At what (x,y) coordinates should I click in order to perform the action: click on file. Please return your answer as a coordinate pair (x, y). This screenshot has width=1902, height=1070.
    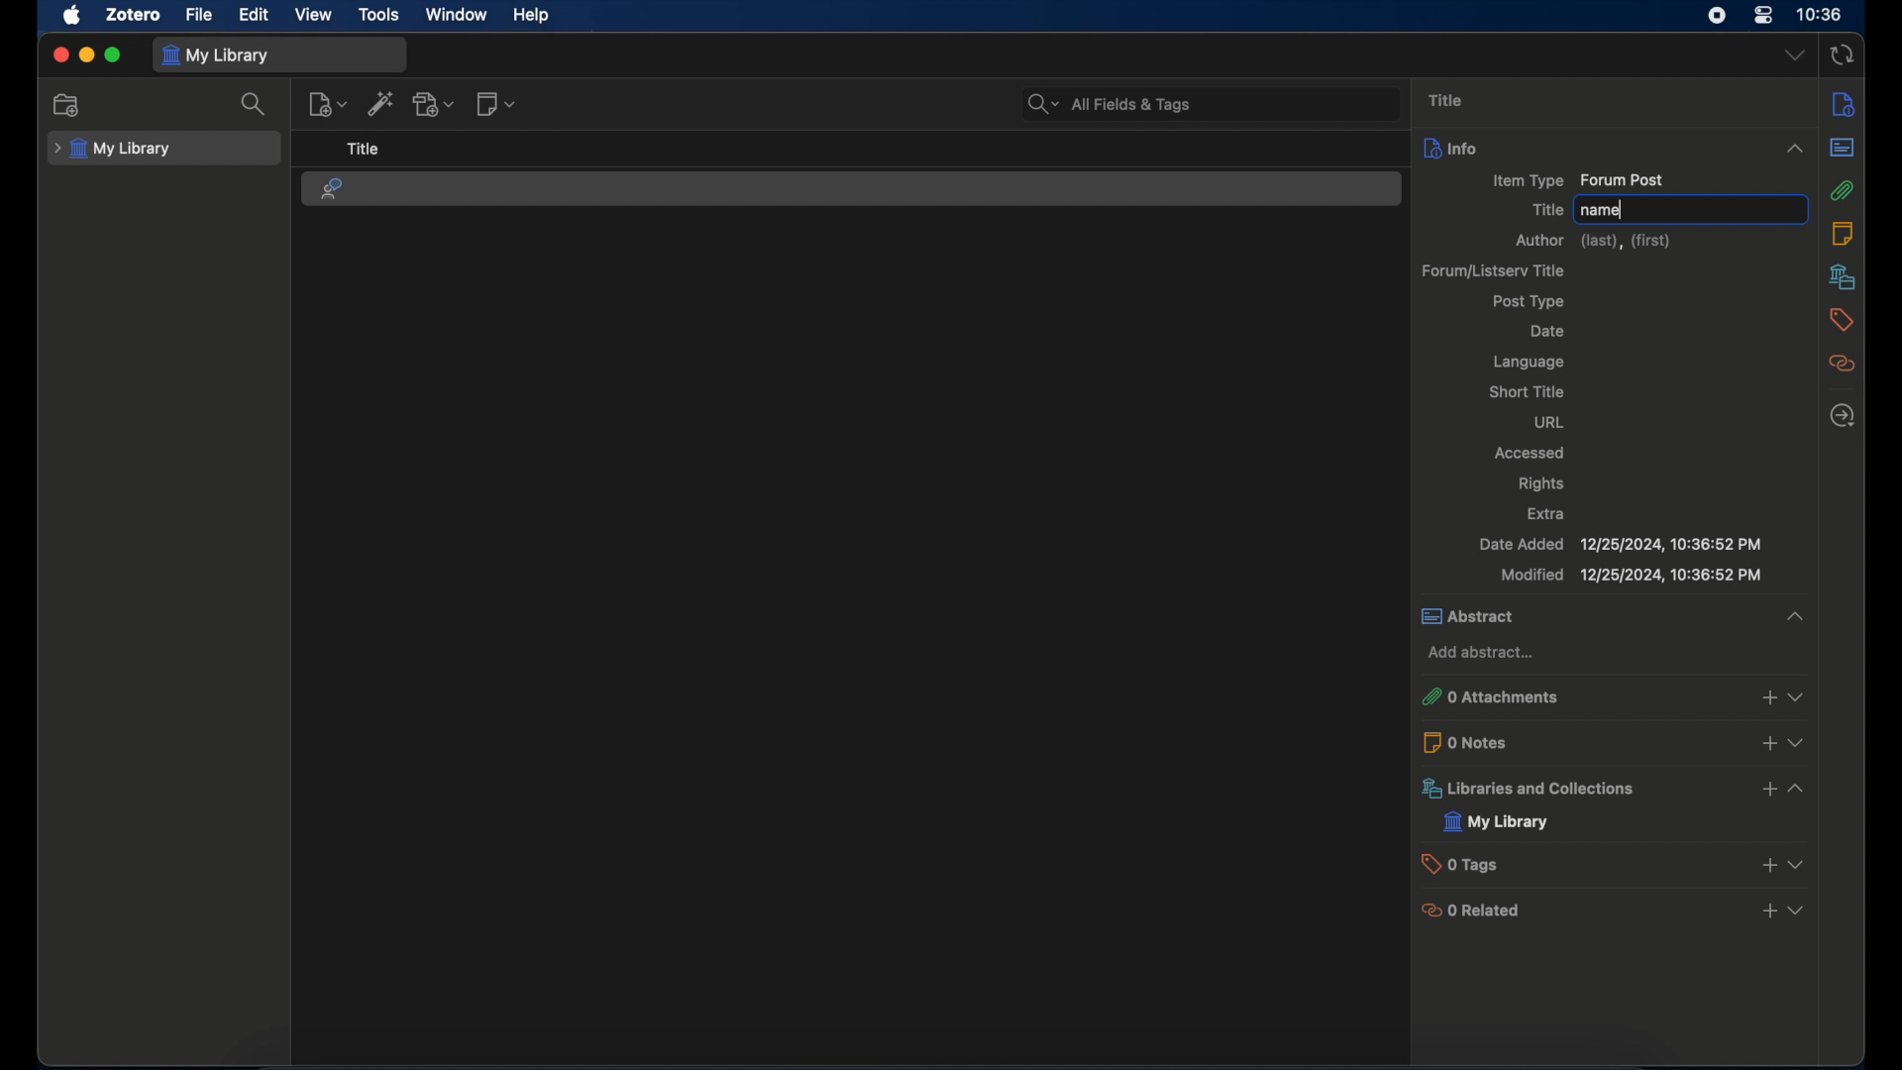
    Looking at the image, I should click on (200, 15).